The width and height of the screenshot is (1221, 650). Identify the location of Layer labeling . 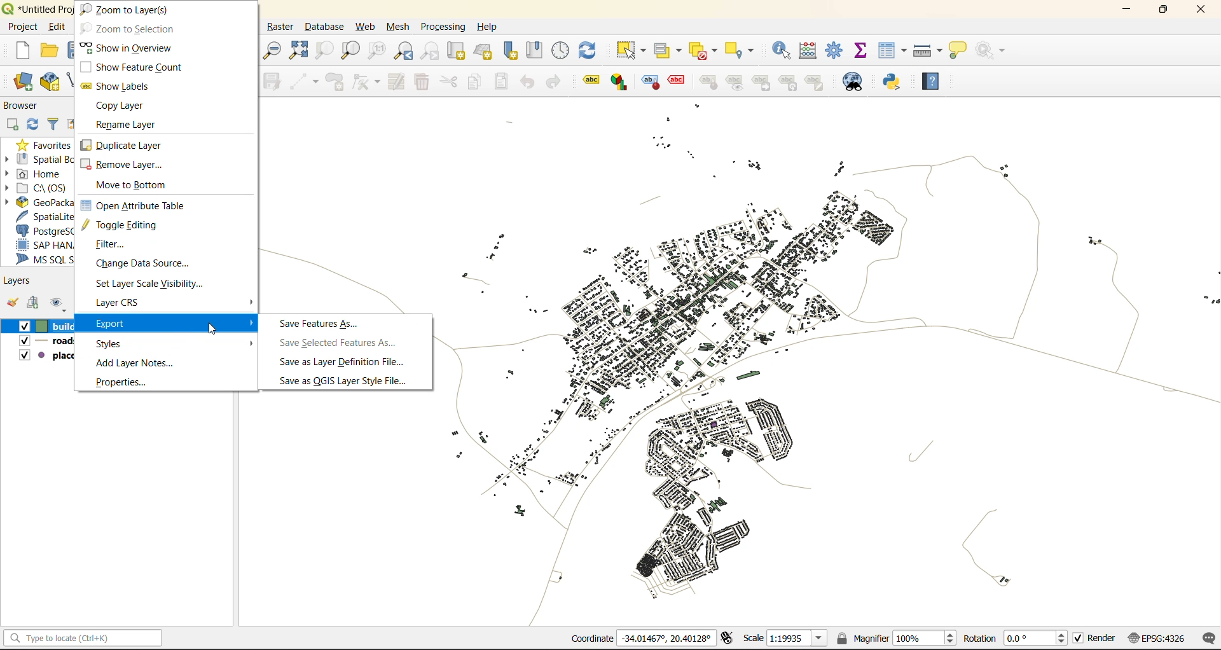
(591, 82).